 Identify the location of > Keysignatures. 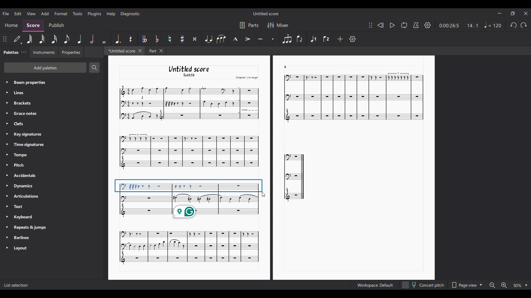
(24, 134).